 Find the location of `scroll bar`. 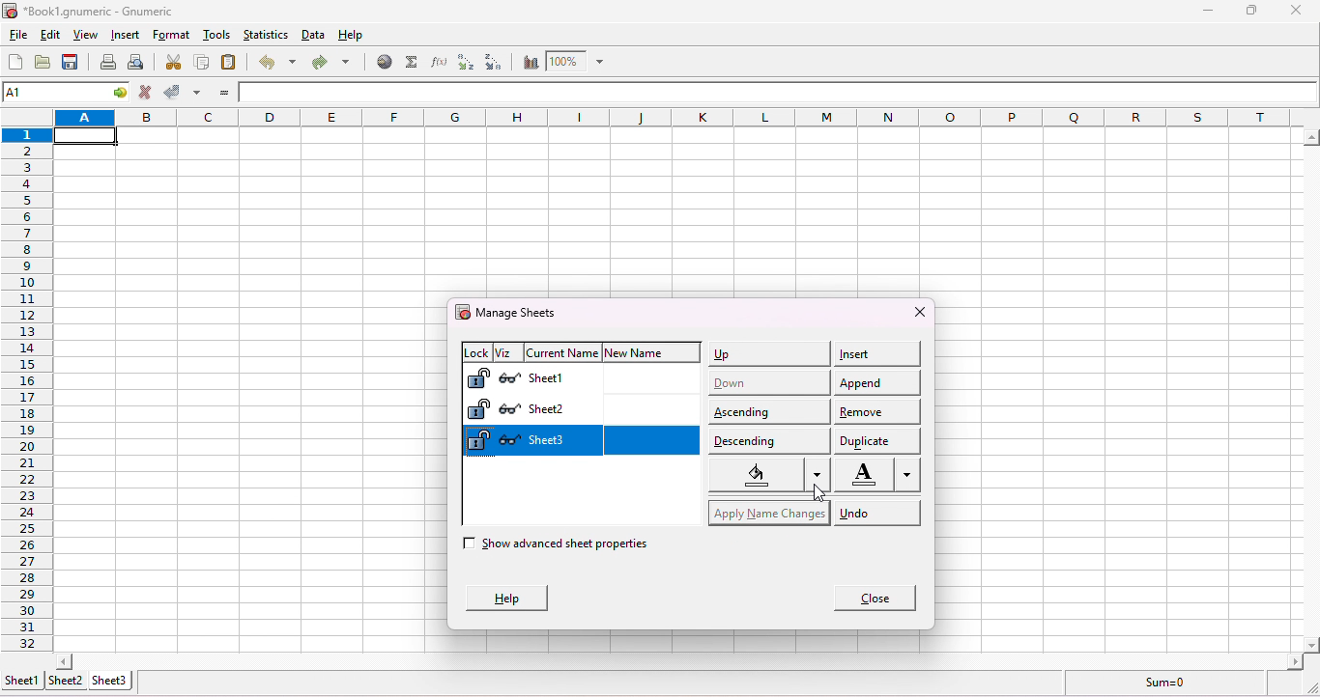

scroll bar is located at coordinates (682, 660).